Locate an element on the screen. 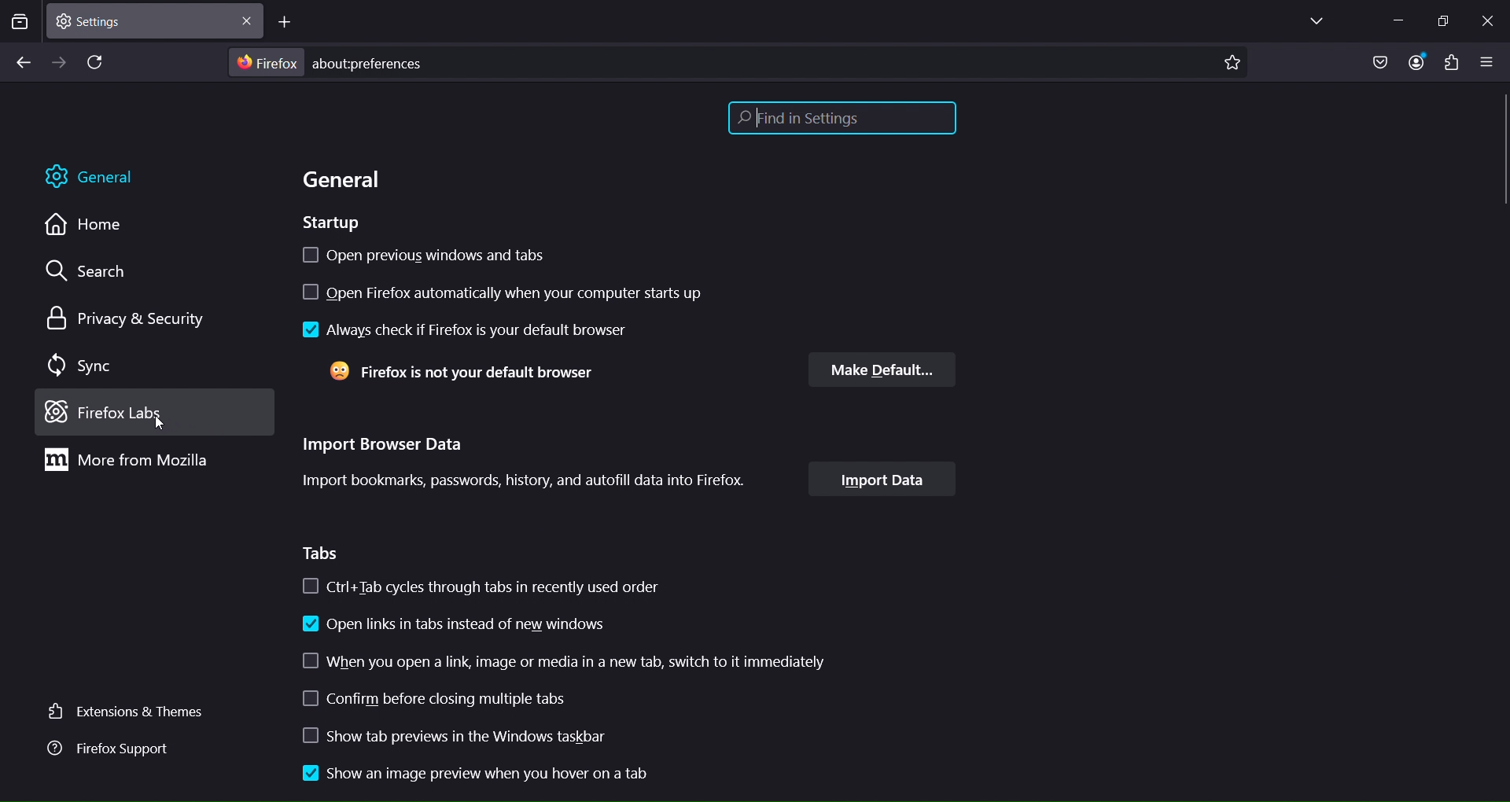  current tab is located at coordinates (105, 22).